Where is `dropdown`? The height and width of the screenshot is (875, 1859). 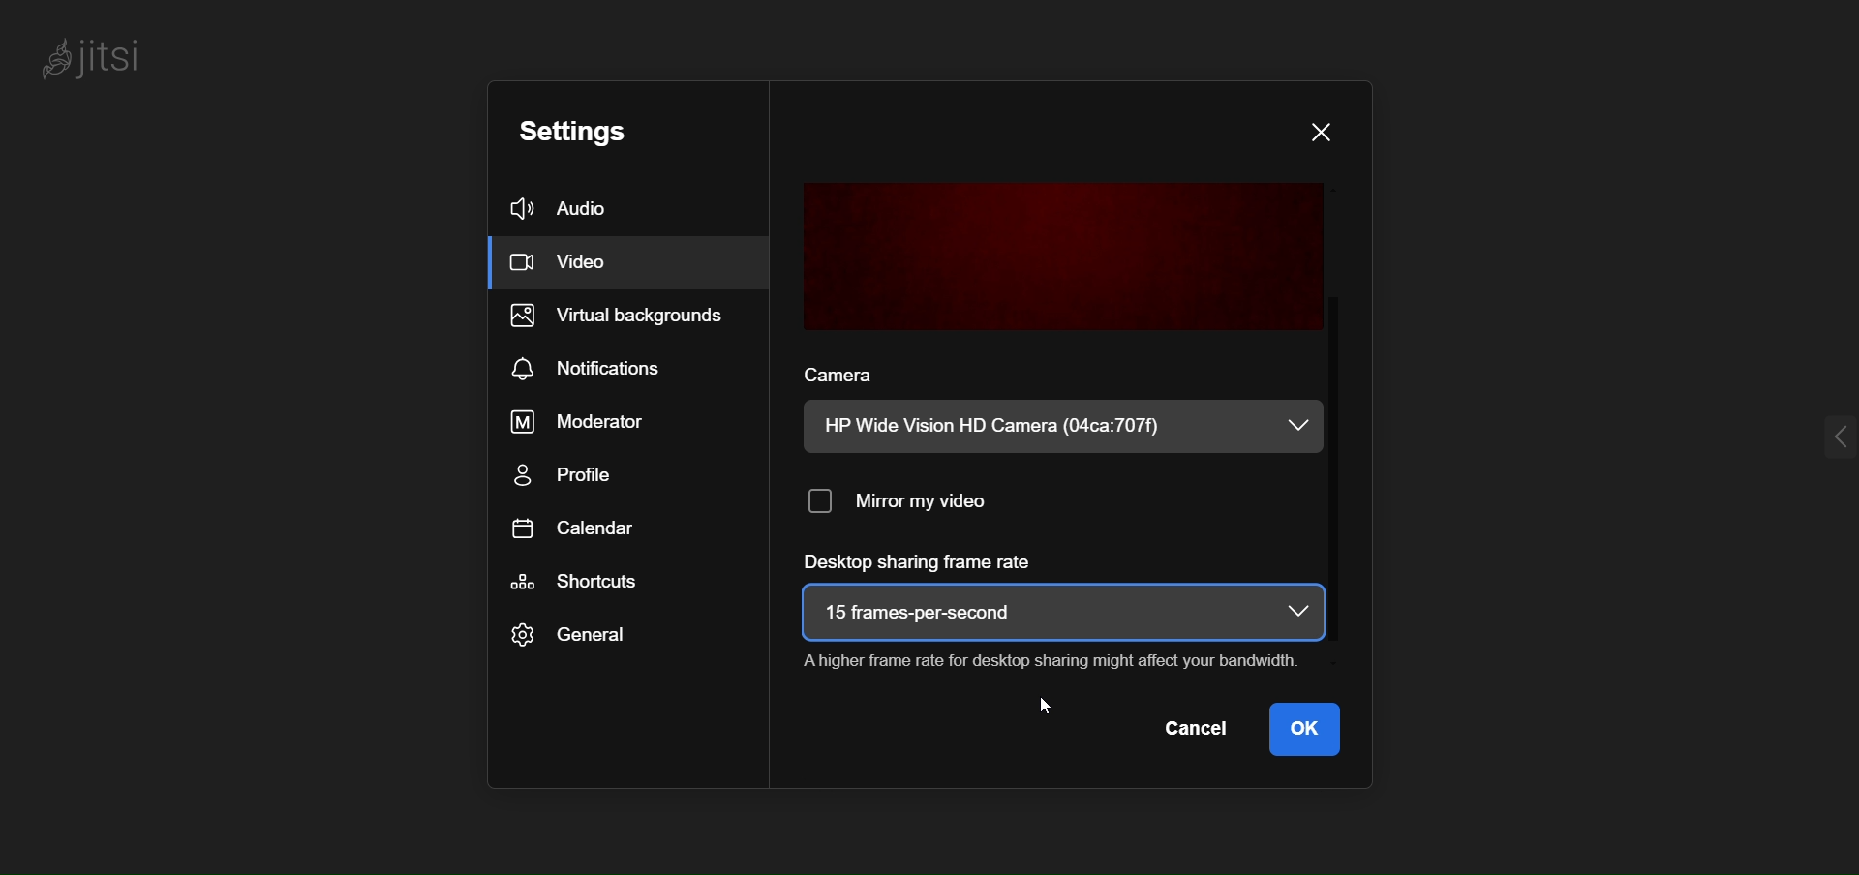
dropdown is located at coordinates (1296, 612).